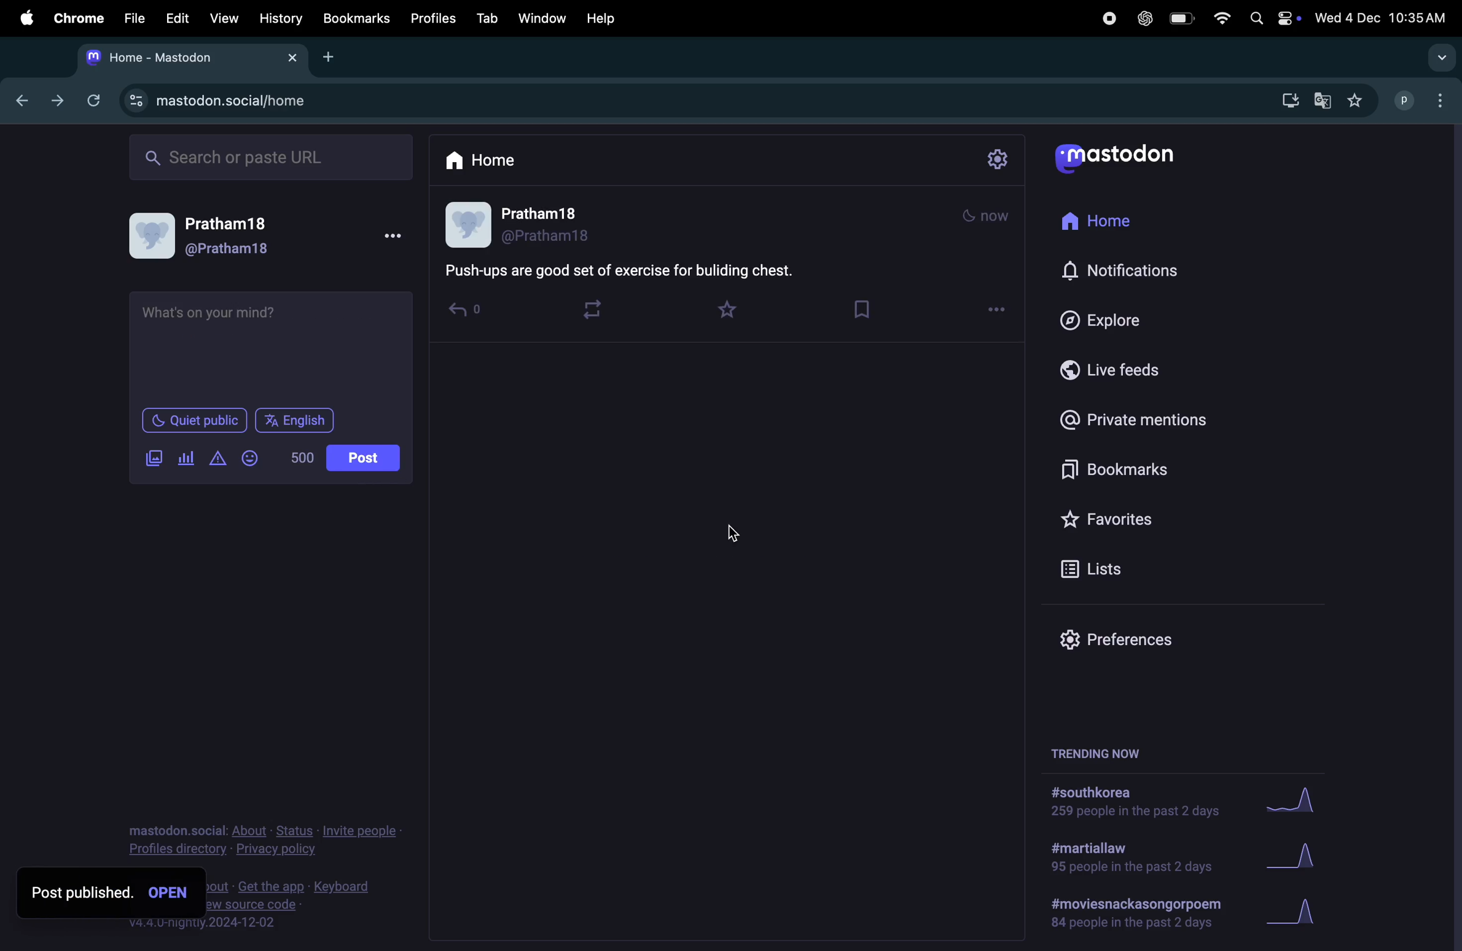  What do you see at coordinates (1097, 318) in the screenshot?
I see `Explore` at bounding box center [1097, 318].